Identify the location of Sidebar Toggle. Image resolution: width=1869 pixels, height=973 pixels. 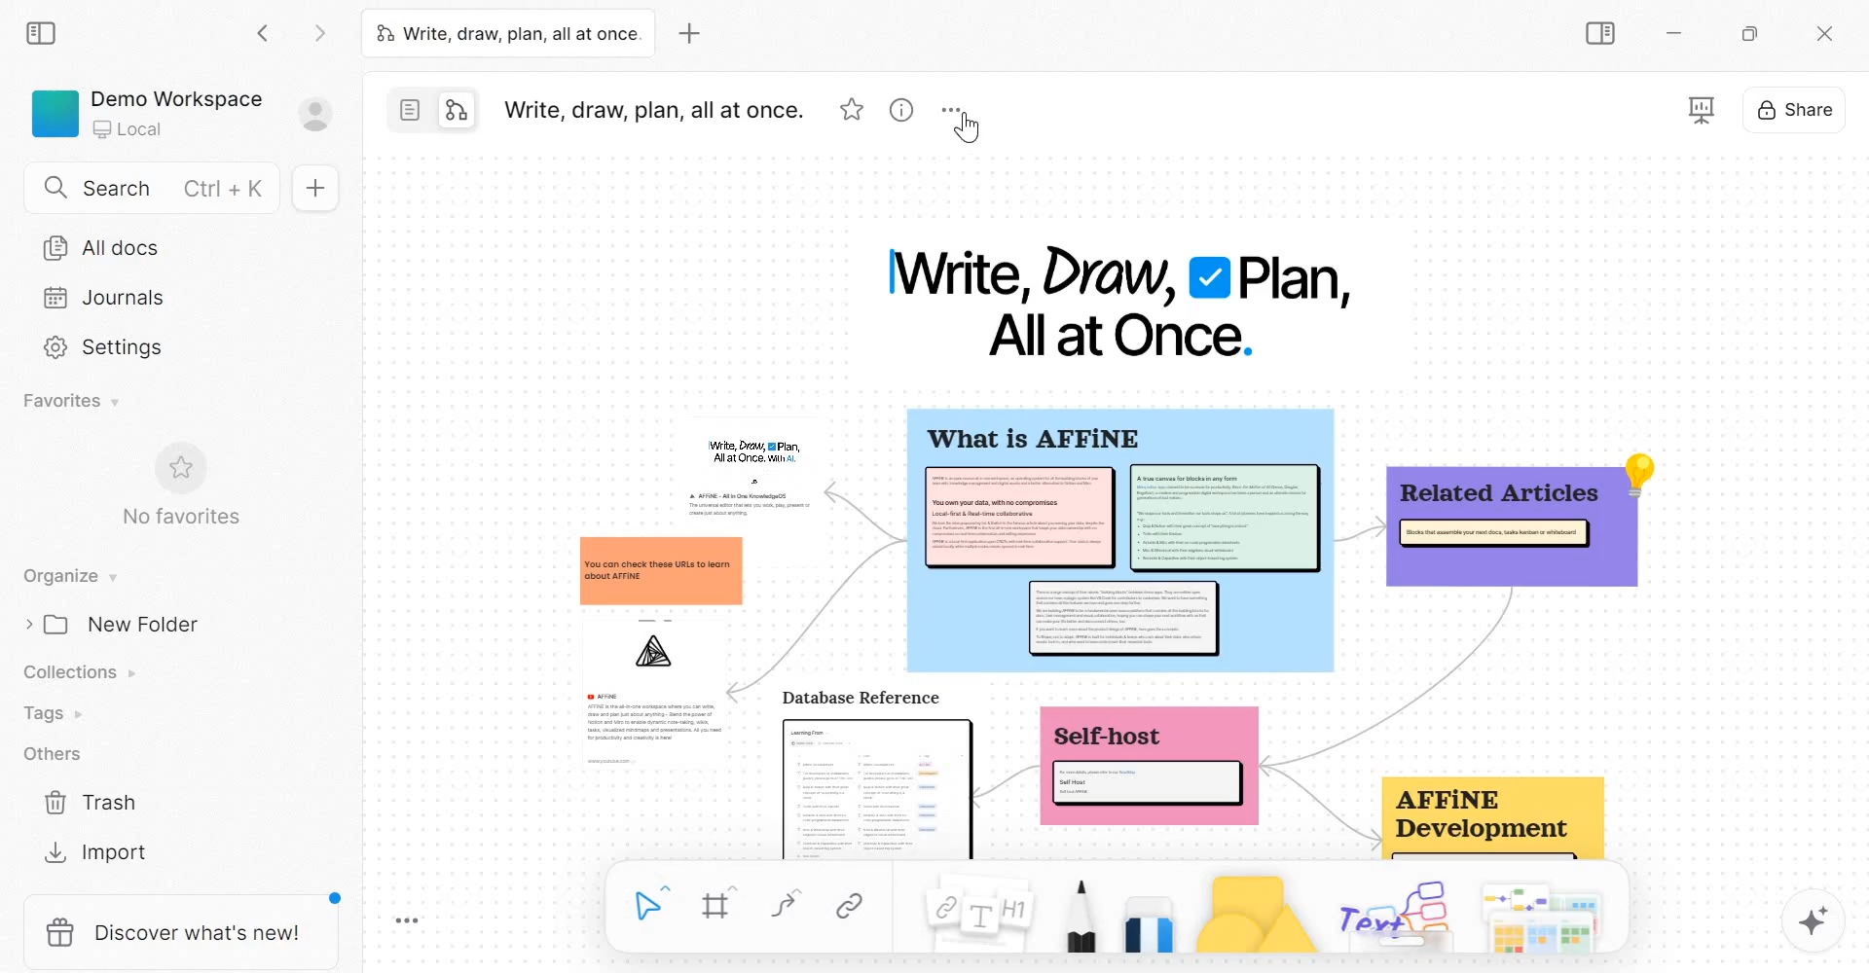
(1601, 35).